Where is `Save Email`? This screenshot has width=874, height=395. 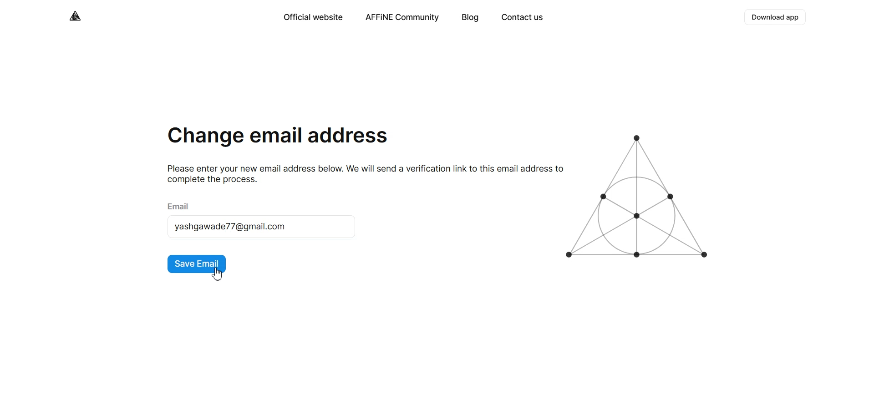
Save Email is located at coordinates (197, 264).